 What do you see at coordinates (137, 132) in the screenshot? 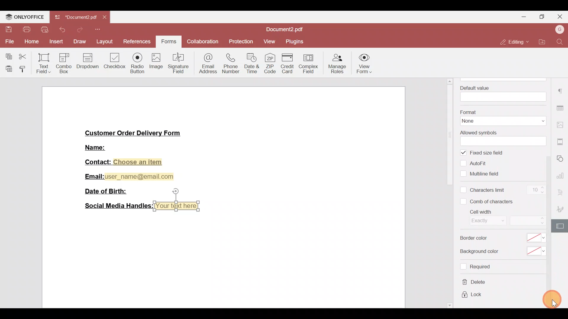
I see `Customer Order Delivery Form` at bounding box center [137, 132].